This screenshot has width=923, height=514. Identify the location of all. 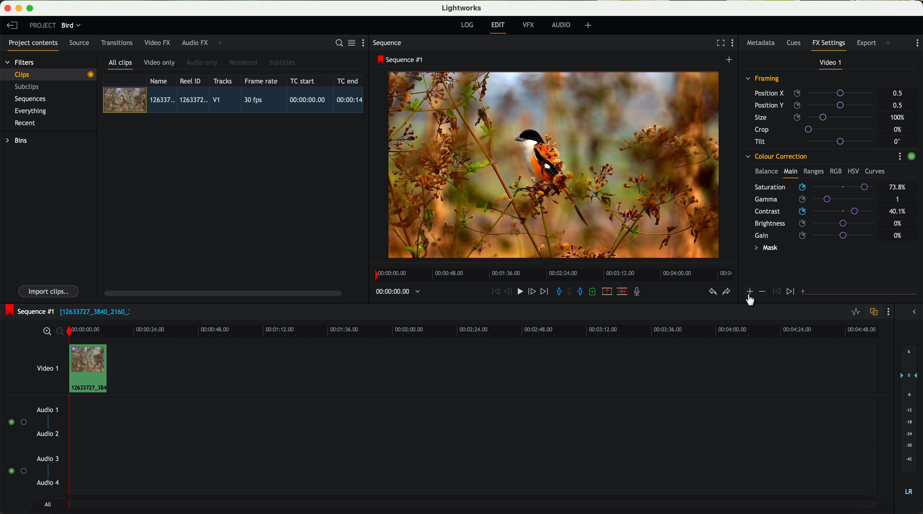
(48, 504).